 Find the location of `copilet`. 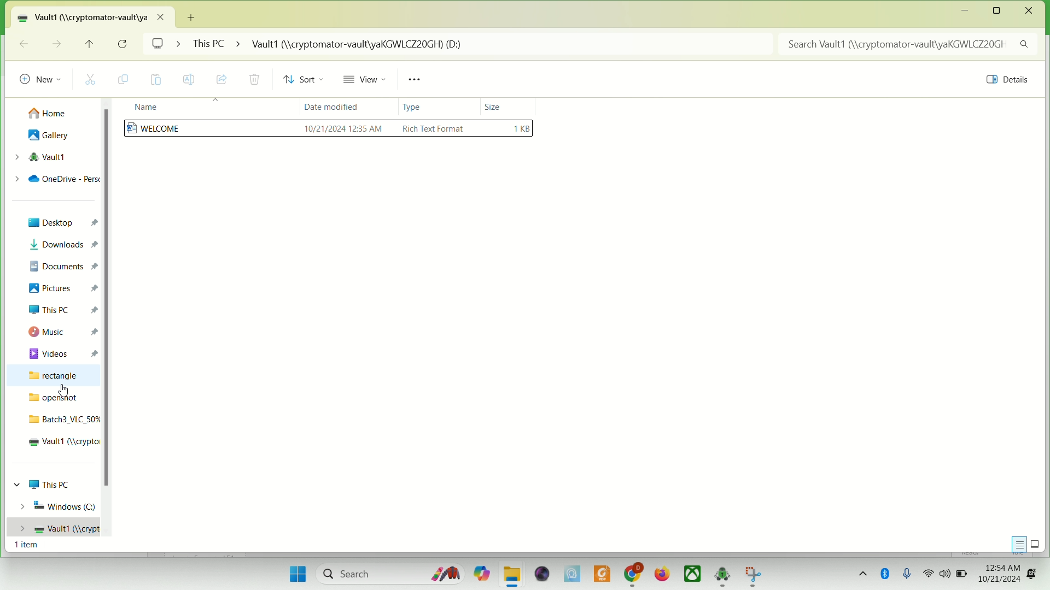

copilet is located at coordinates (479, 574).